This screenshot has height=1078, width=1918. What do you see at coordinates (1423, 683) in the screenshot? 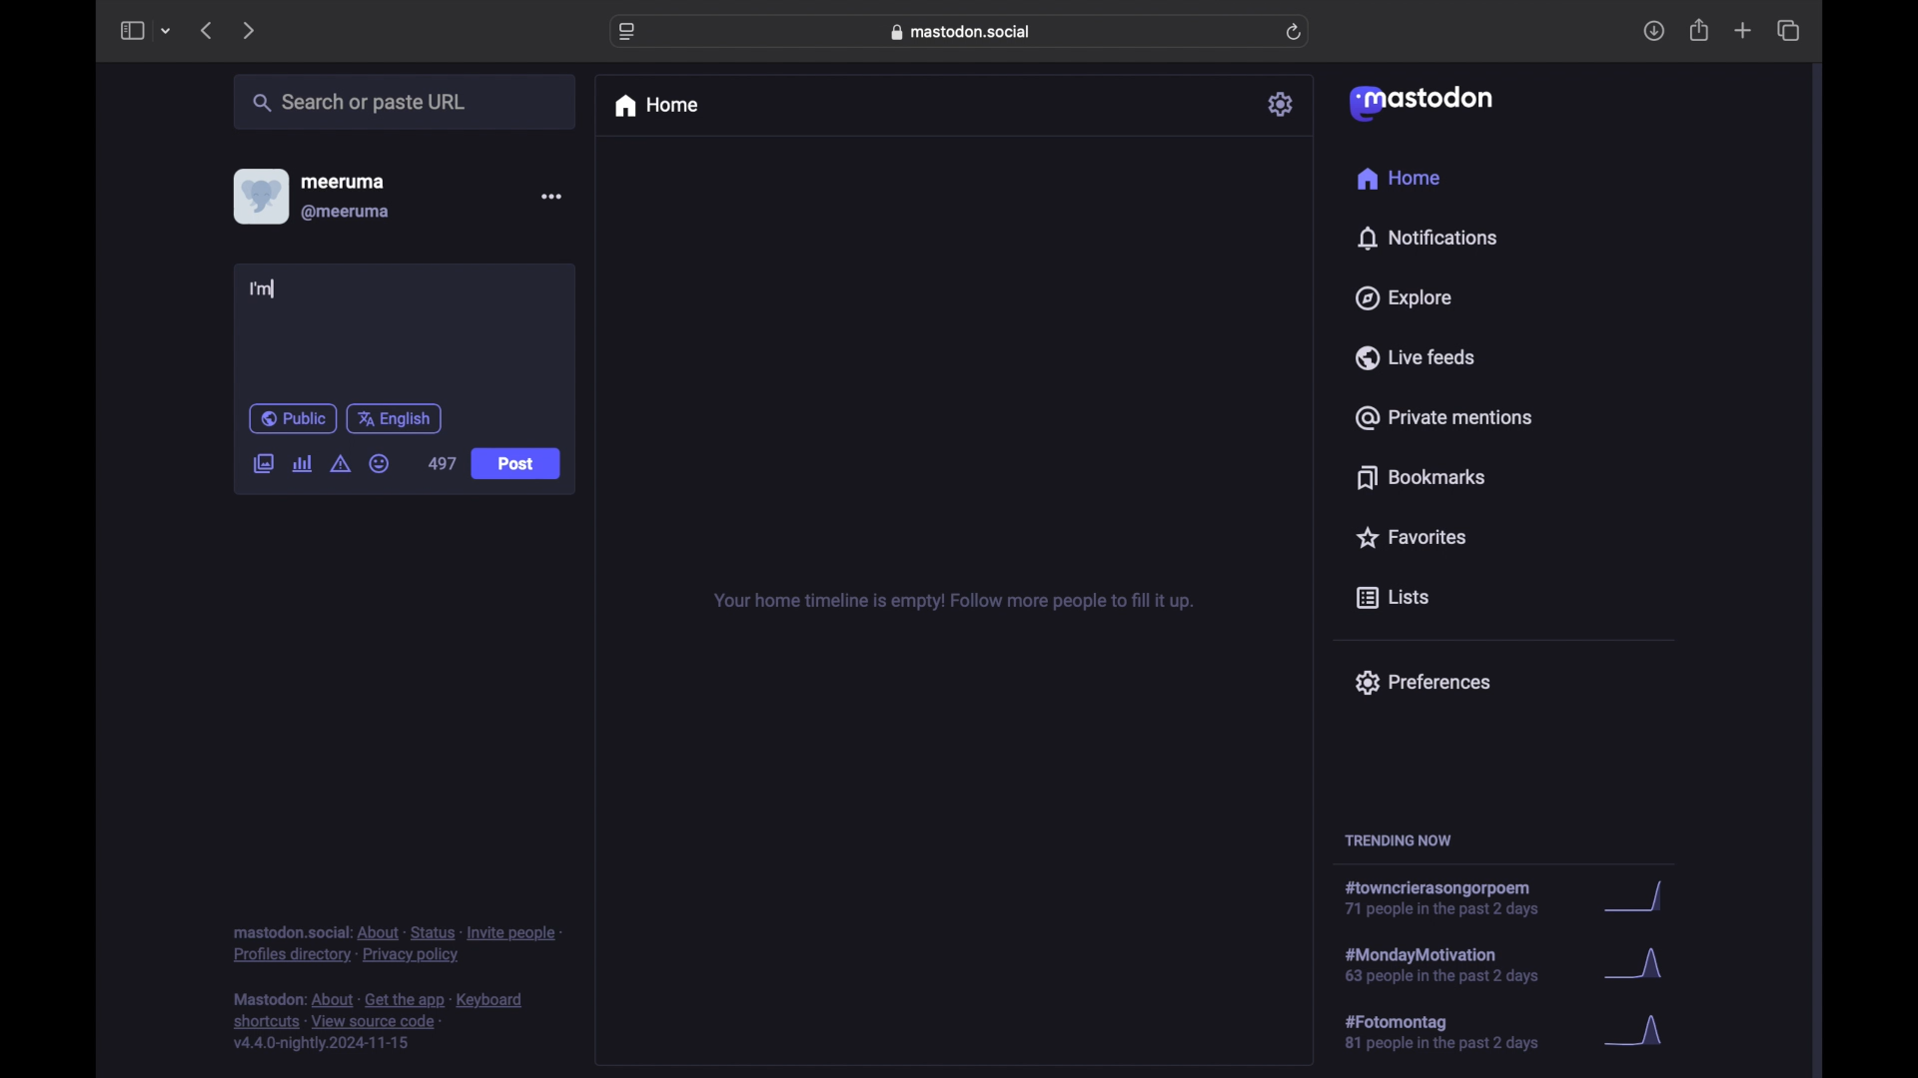
I see `preferences` at bounding box center [1423, 683].